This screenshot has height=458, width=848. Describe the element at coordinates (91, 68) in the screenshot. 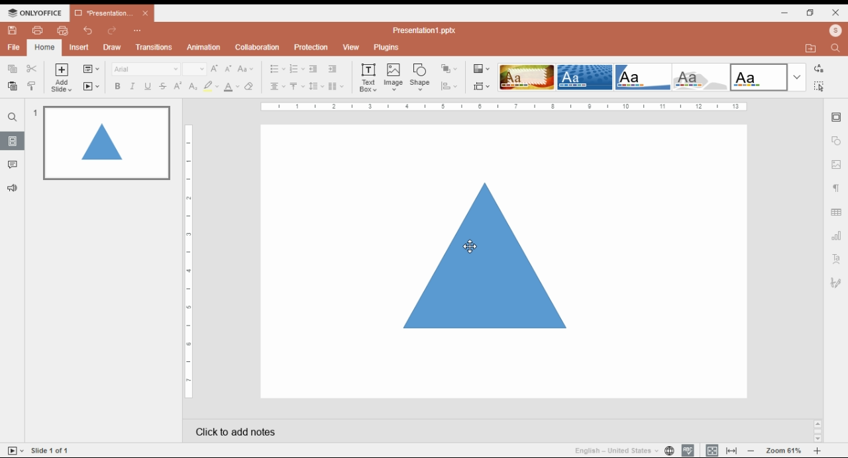

I see `change slide layout` at that location.